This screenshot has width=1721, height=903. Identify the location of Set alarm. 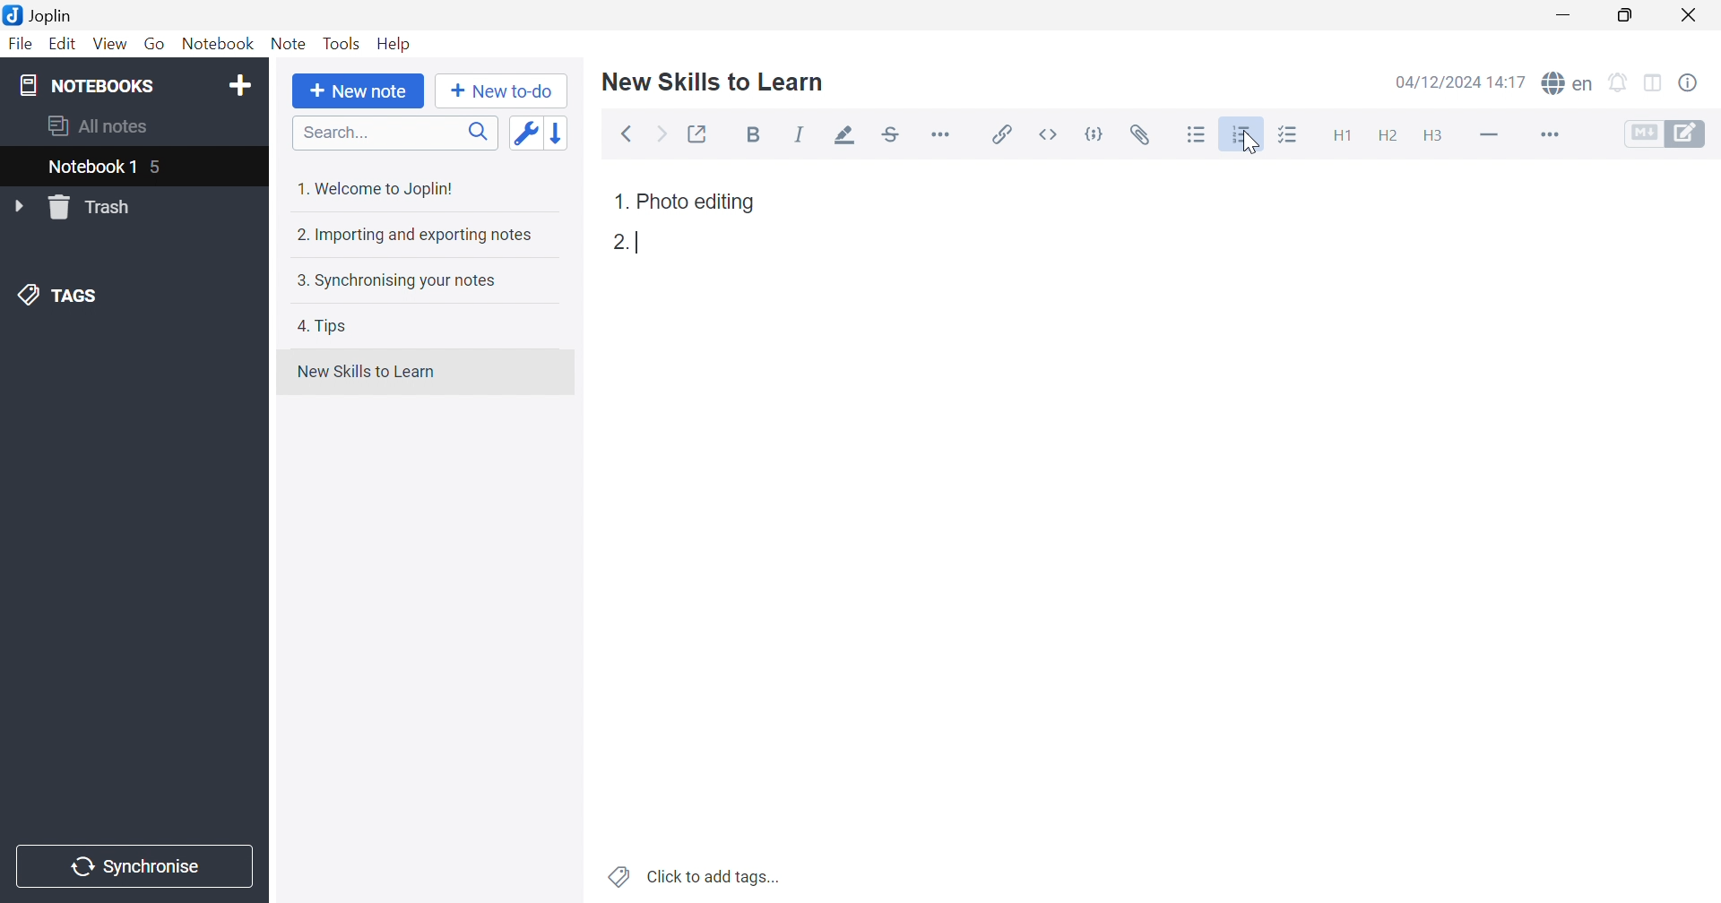
(1619, 83).